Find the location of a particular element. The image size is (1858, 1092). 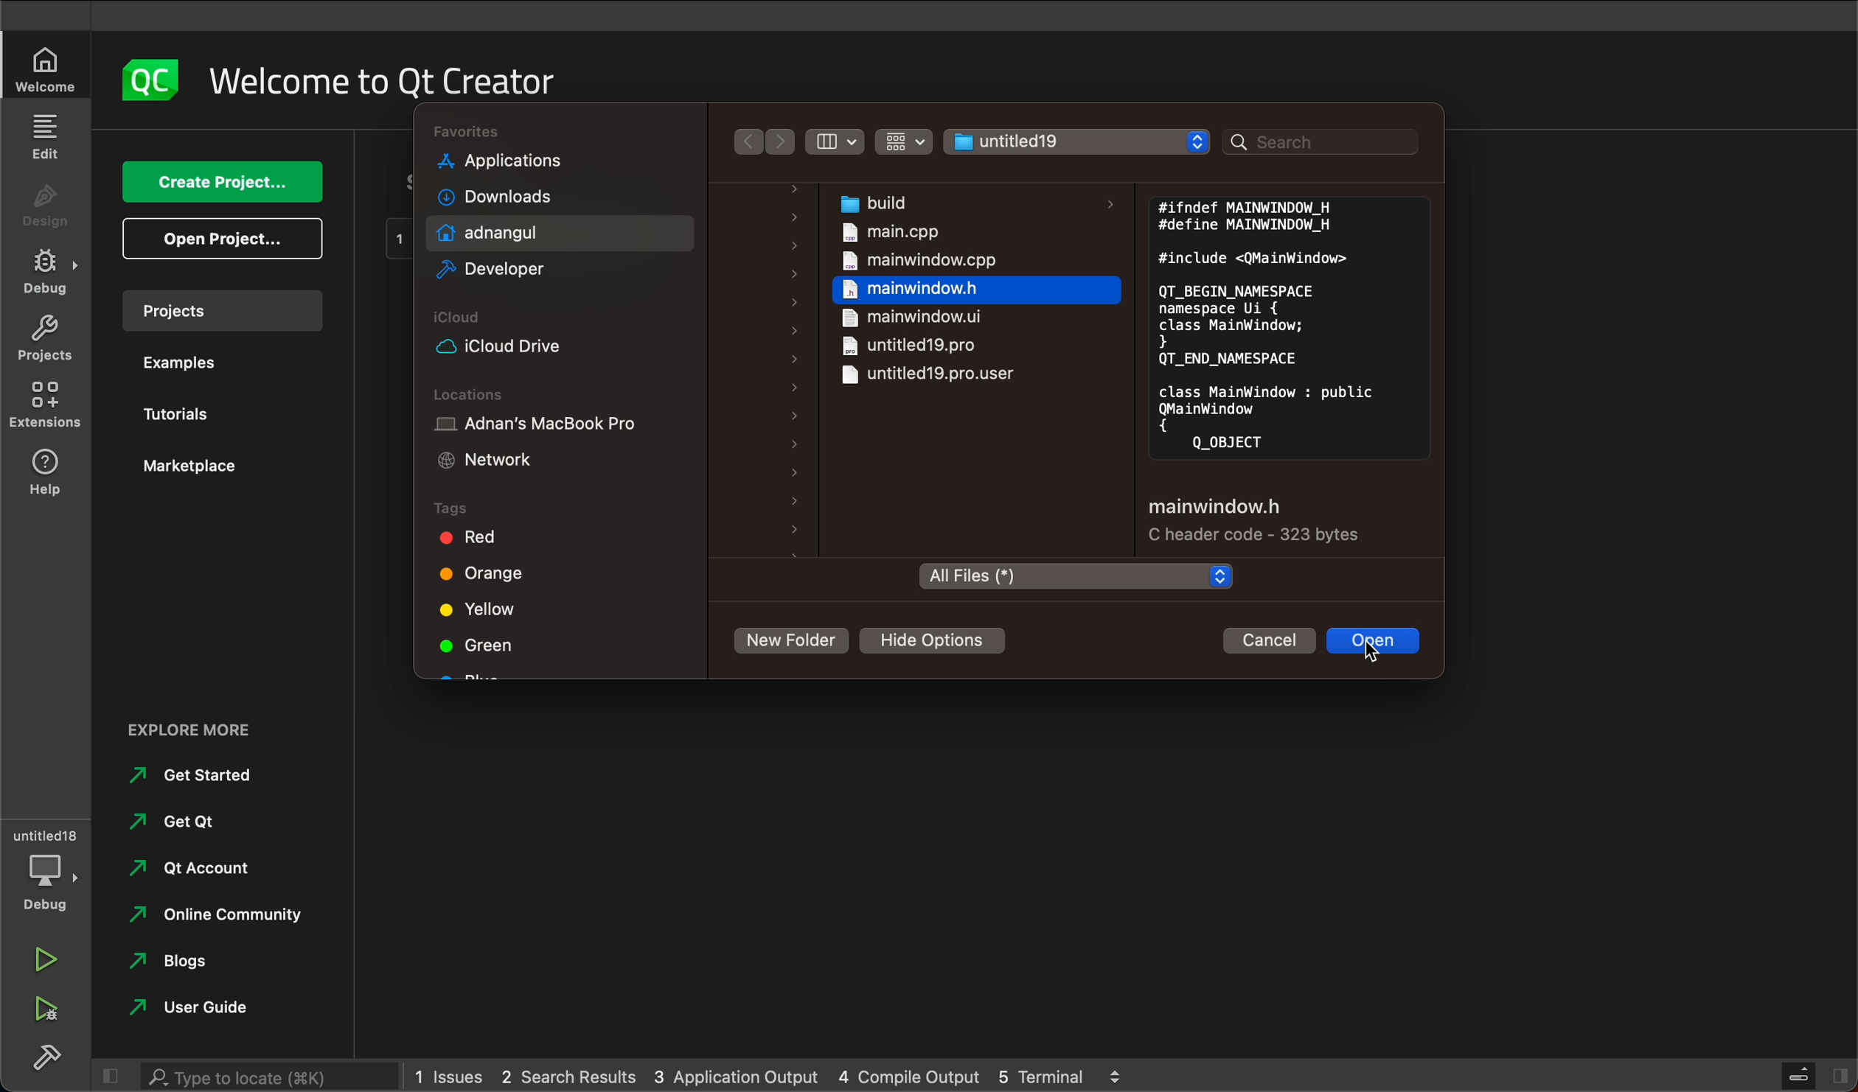

icloud drive is located at coordinates (520, 346).